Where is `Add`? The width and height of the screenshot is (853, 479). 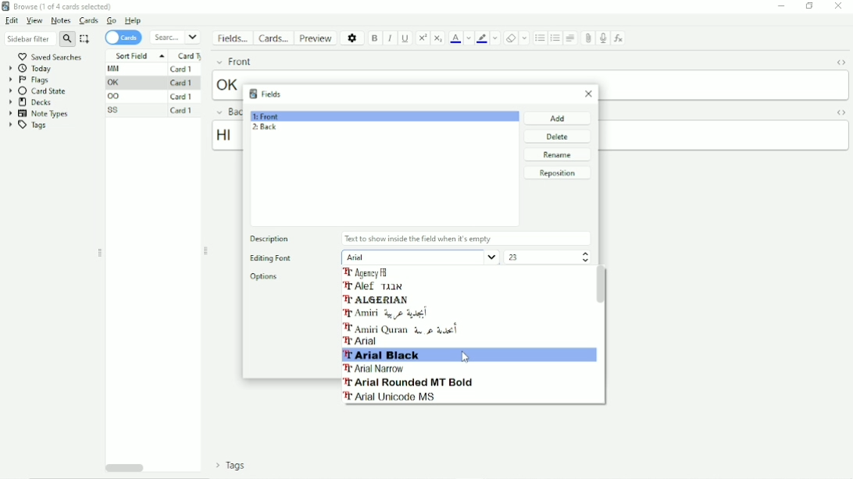
Add is located at coordinates (557, 118).